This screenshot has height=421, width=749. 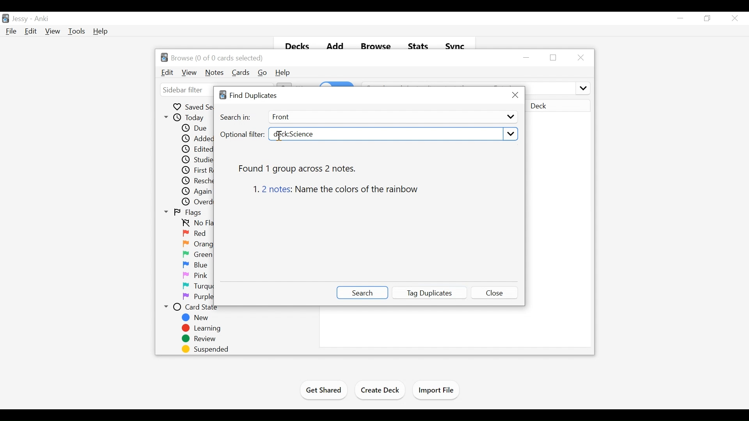 I want to click on Flags, so click(x=183, y=213).